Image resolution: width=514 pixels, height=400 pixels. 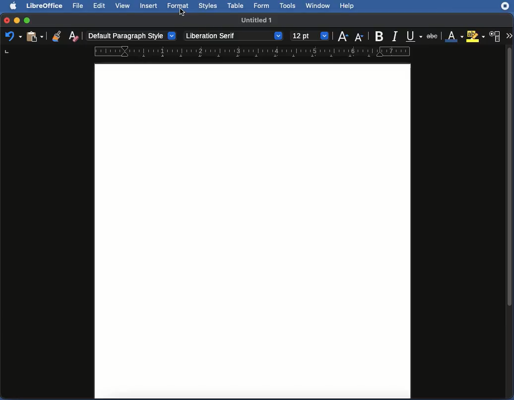 I want to click on Apple logo, so click(x=14, y=6).